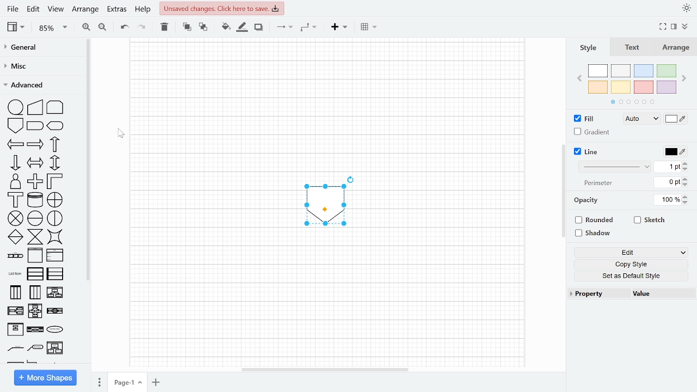 This screenshot has width=697, height=392. Describe the element at coordinates (634, 102) in the screenshot. I see `pages in color` at that location.